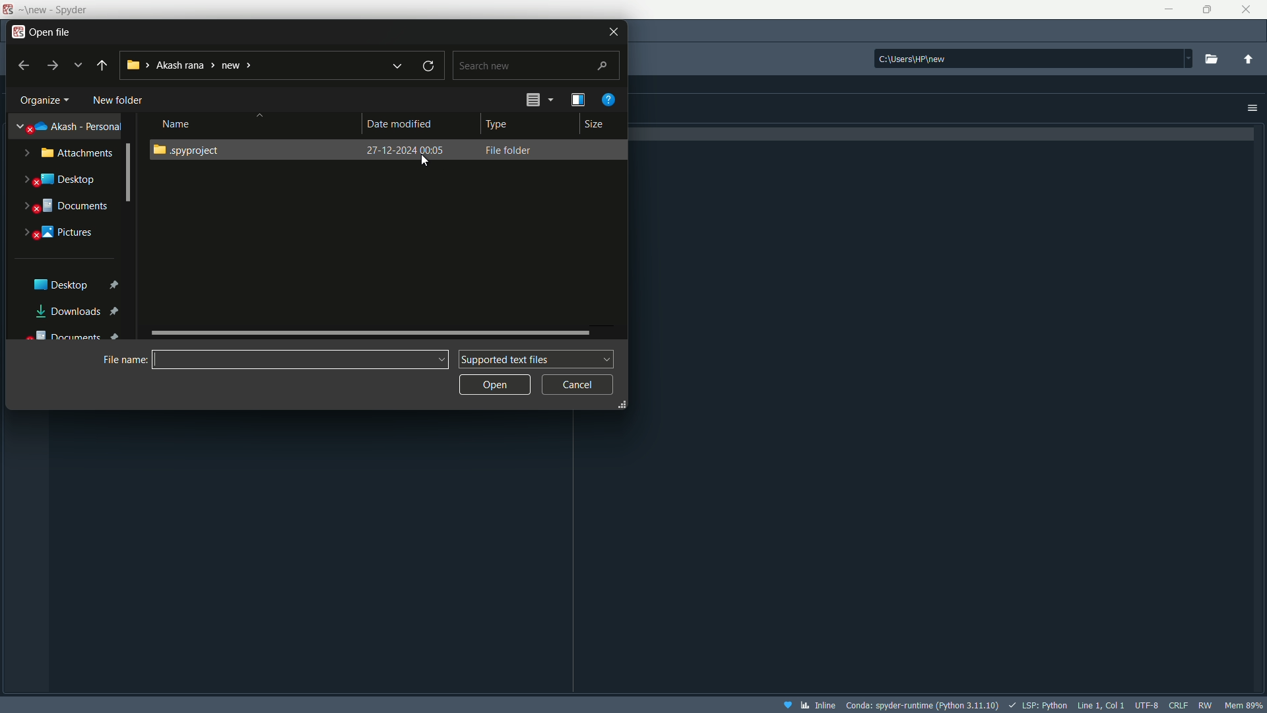 This screenshot has width=1267, height=713. I want to click on directory, so click(1033, 57).